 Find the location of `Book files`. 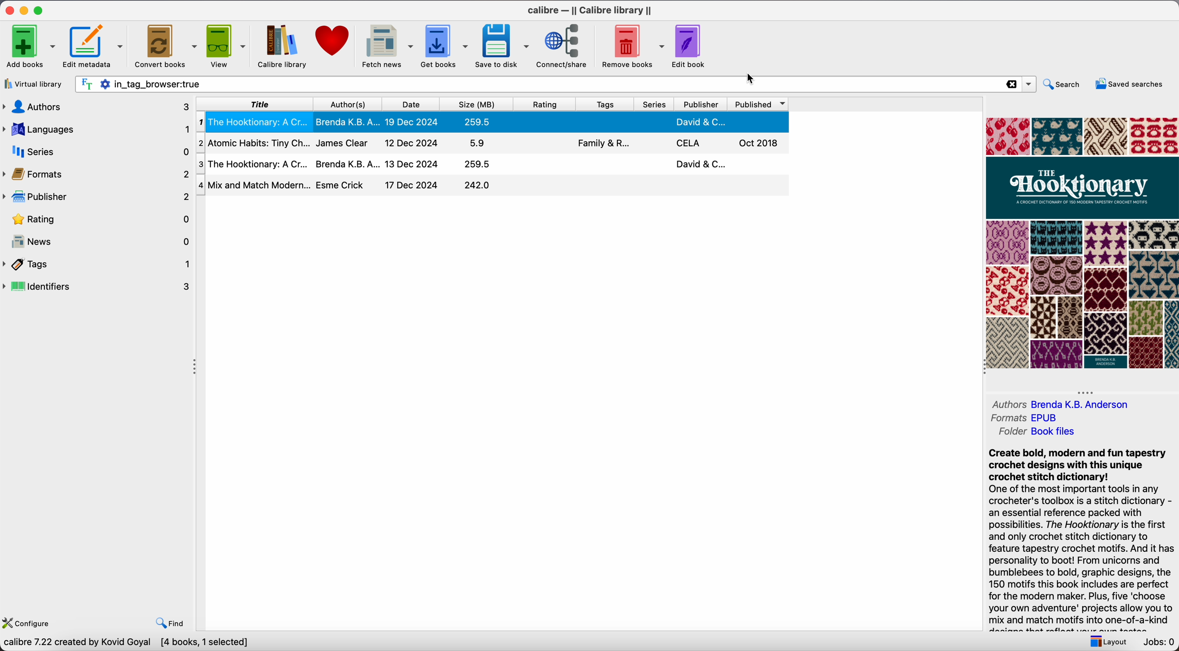

Book files is located at coordinates (1054, 432).